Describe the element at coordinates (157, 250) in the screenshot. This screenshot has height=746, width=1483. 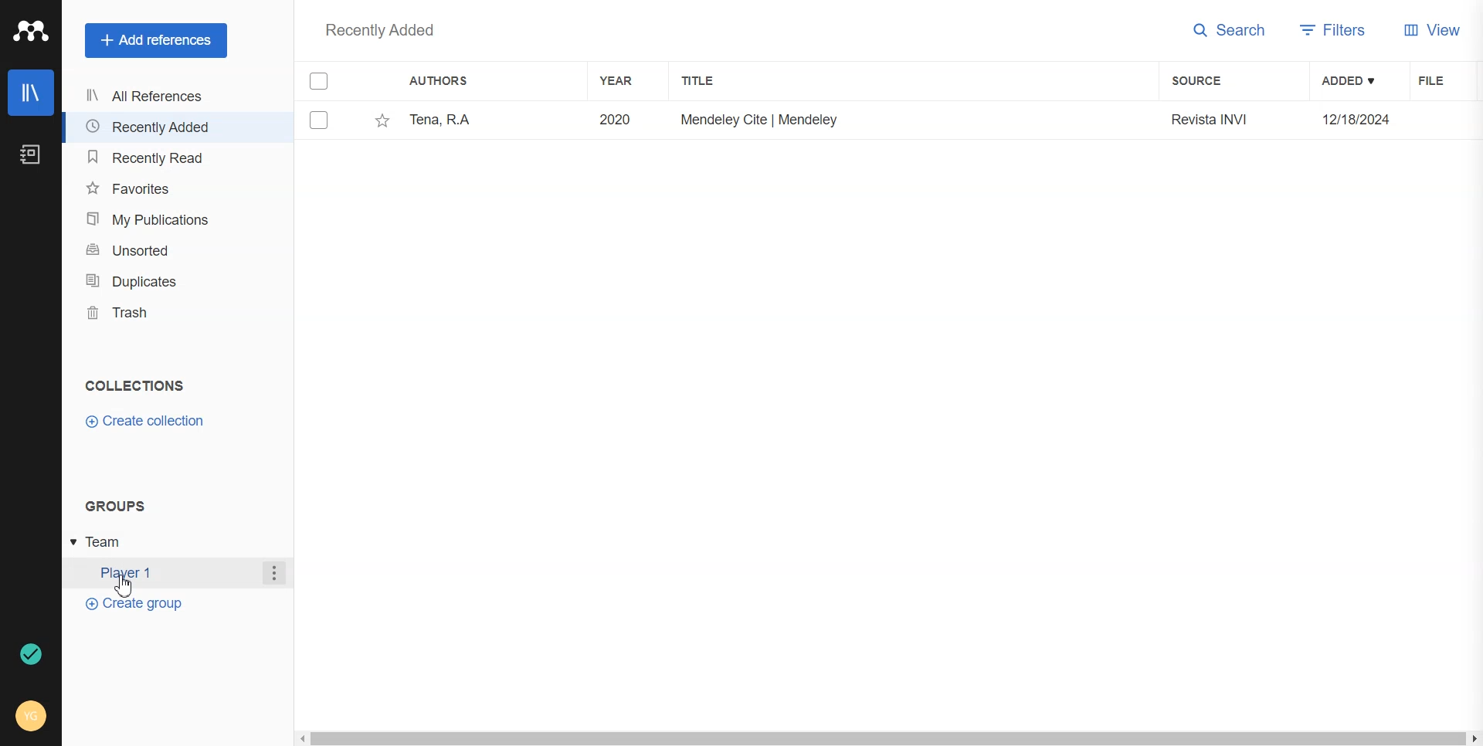
I see `Unsorted` at that location.